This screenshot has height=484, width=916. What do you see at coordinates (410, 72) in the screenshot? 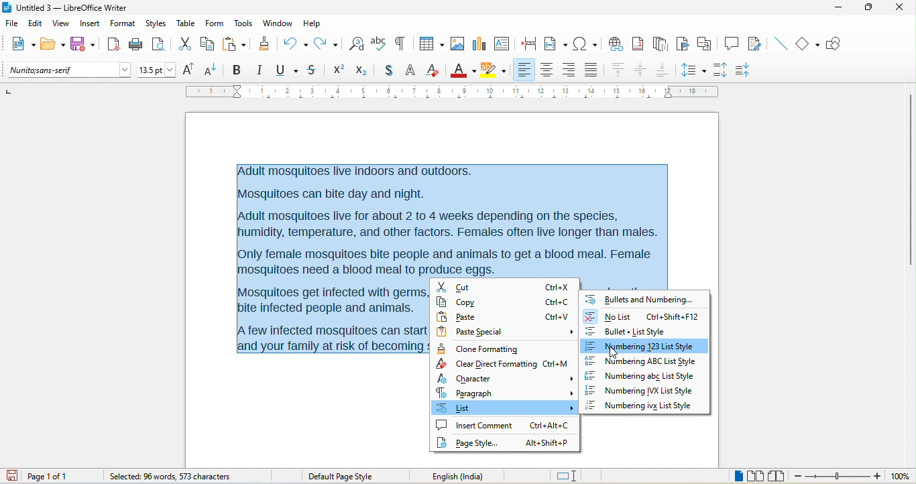
I see `outline font effect` at bounding box center [410, 72].